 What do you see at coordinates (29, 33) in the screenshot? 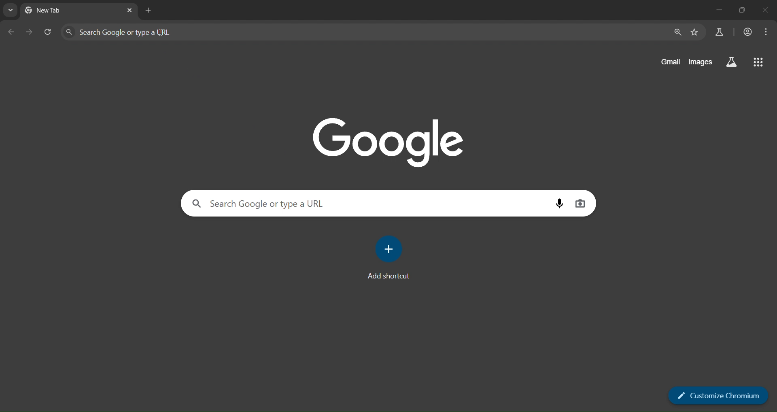
I see `go forward one page` at bounding box center [29, 33].